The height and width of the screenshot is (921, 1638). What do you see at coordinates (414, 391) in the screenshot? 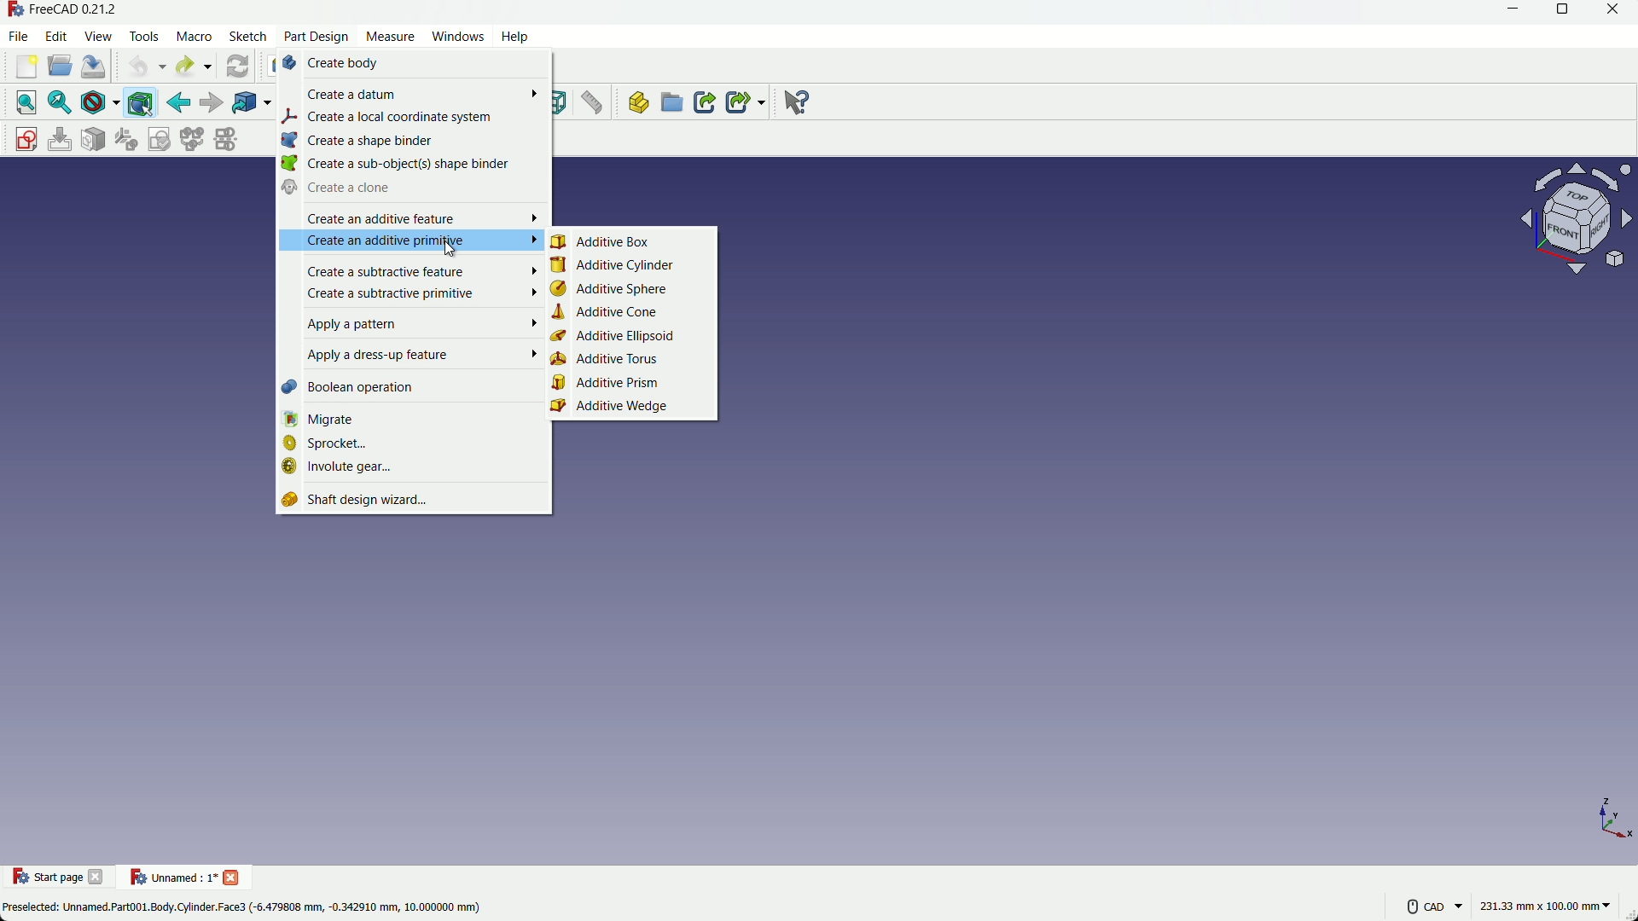
I see `boolean operation` at bounding box center [414, 391].